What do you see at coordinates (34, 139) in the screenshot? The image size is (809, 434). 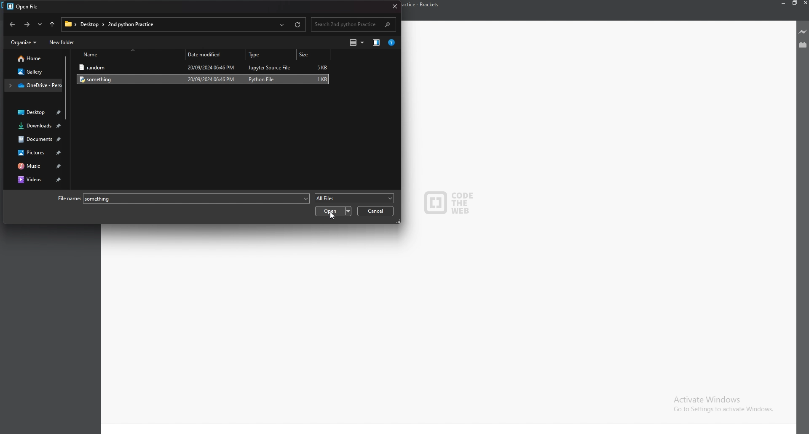 I see `documents` at bounding box center [34, 139].